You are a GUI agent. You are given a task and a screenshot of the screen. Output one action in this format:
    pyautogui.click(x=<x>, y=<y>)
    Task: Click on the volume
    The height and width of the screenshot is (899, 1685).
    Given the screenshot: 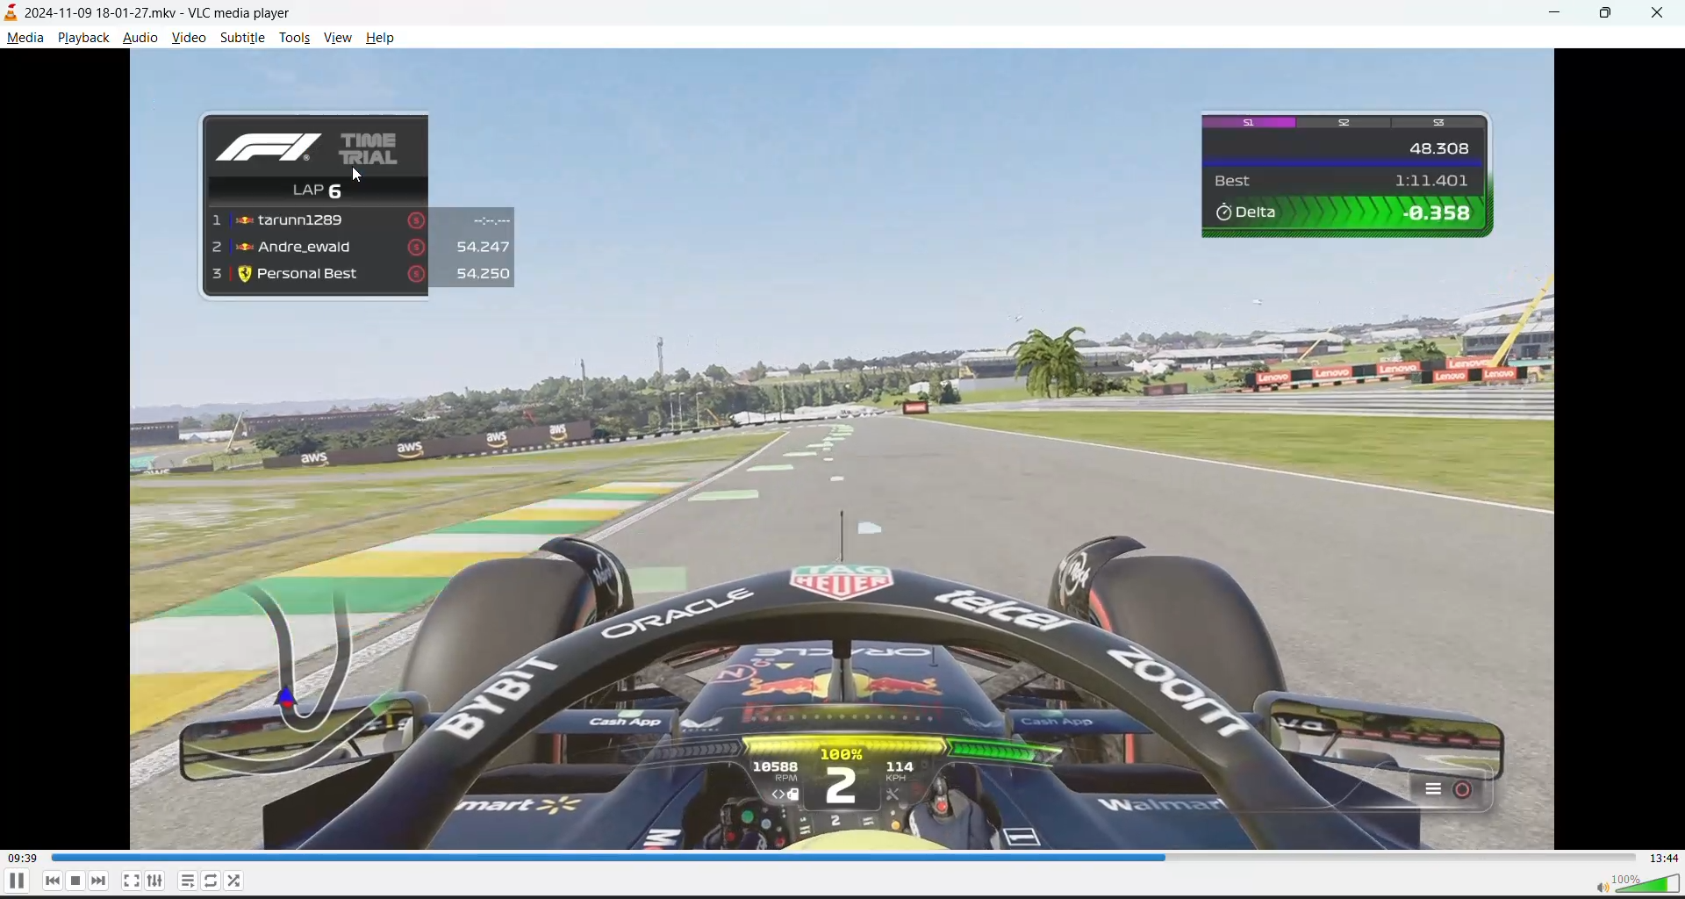 What is the action you would take?
    pyautogui.click(x=1638, y=882)
    